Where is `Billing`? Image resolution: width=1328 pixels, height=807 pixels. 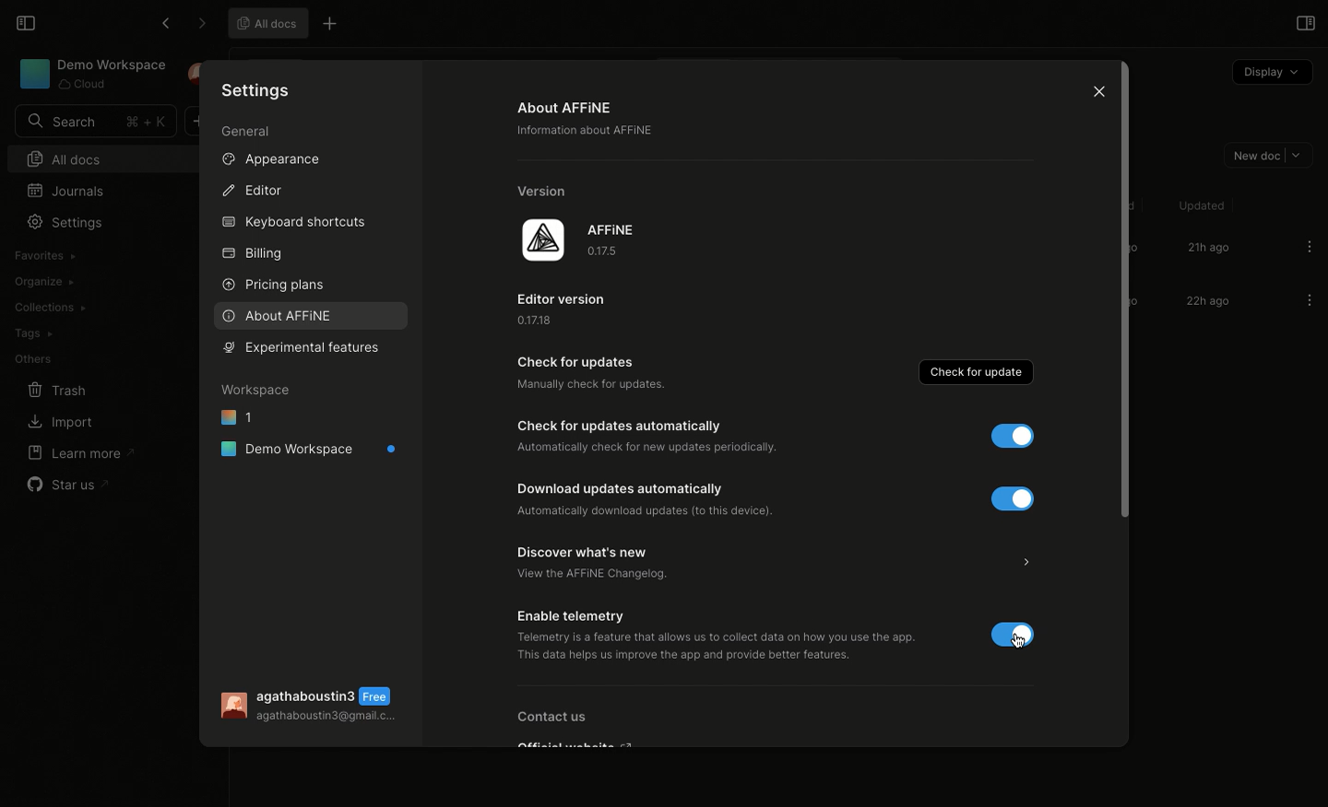
Billing is located at coordinates (253, 256).